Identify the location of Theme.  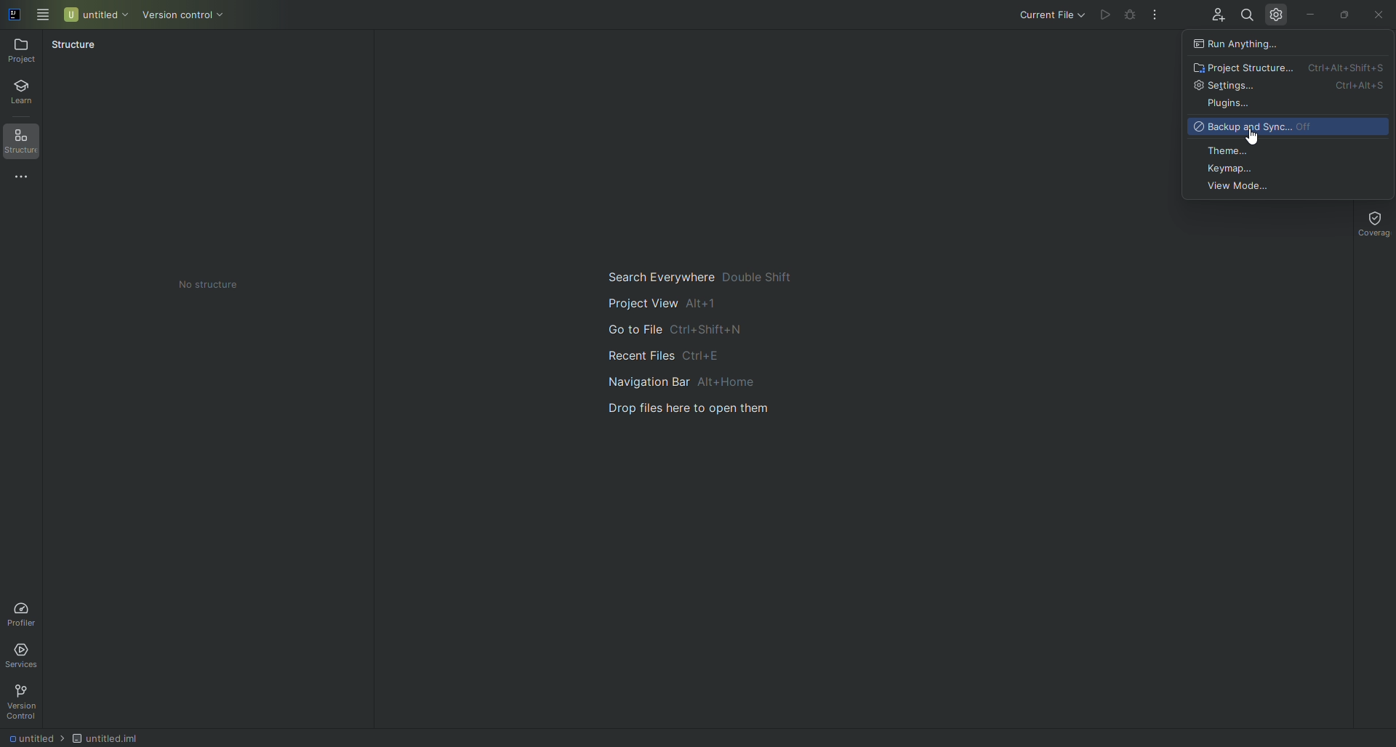
(1231, 150).